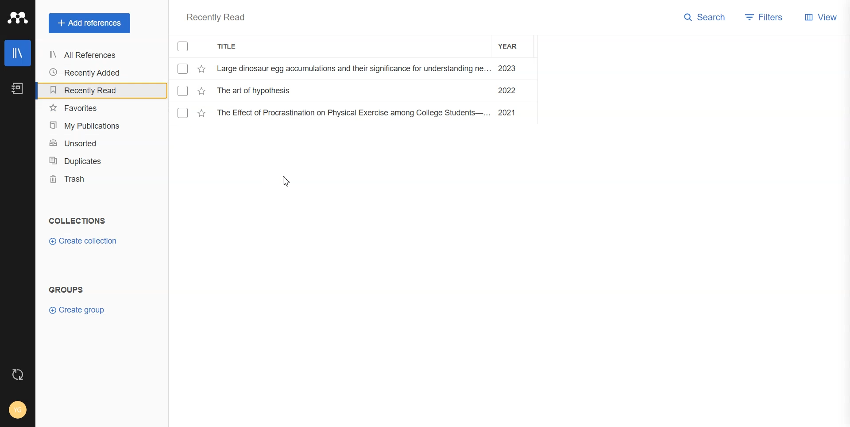  I want to click on Create group, so click(79, 310).